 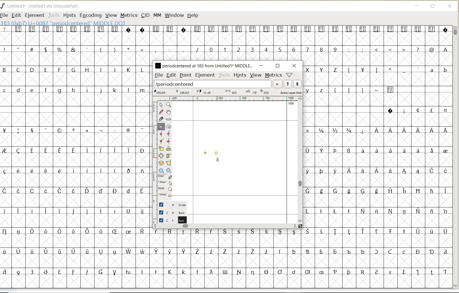 What do you see at coordinates (158, 75) in the screenshot?
I see `file` at bounding box center [158, 75].